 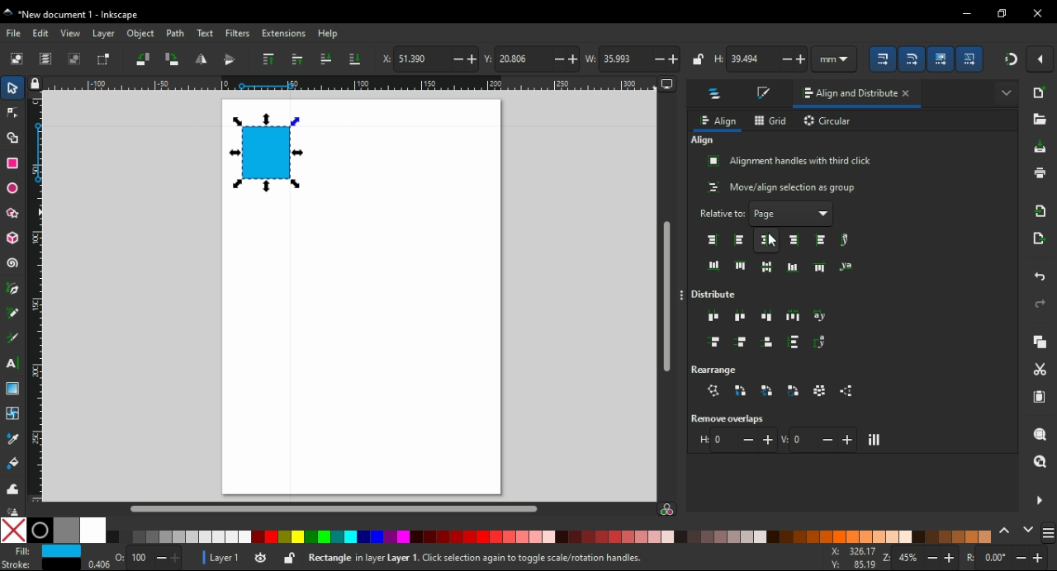 I want to click on show, so click(x=1006, y=91).